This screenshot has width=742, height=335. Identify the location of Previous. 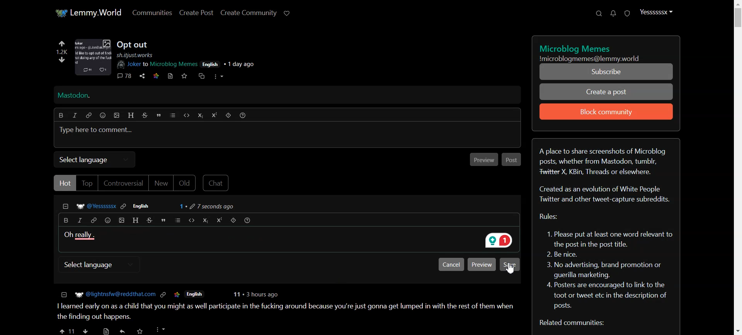
(483, 159).